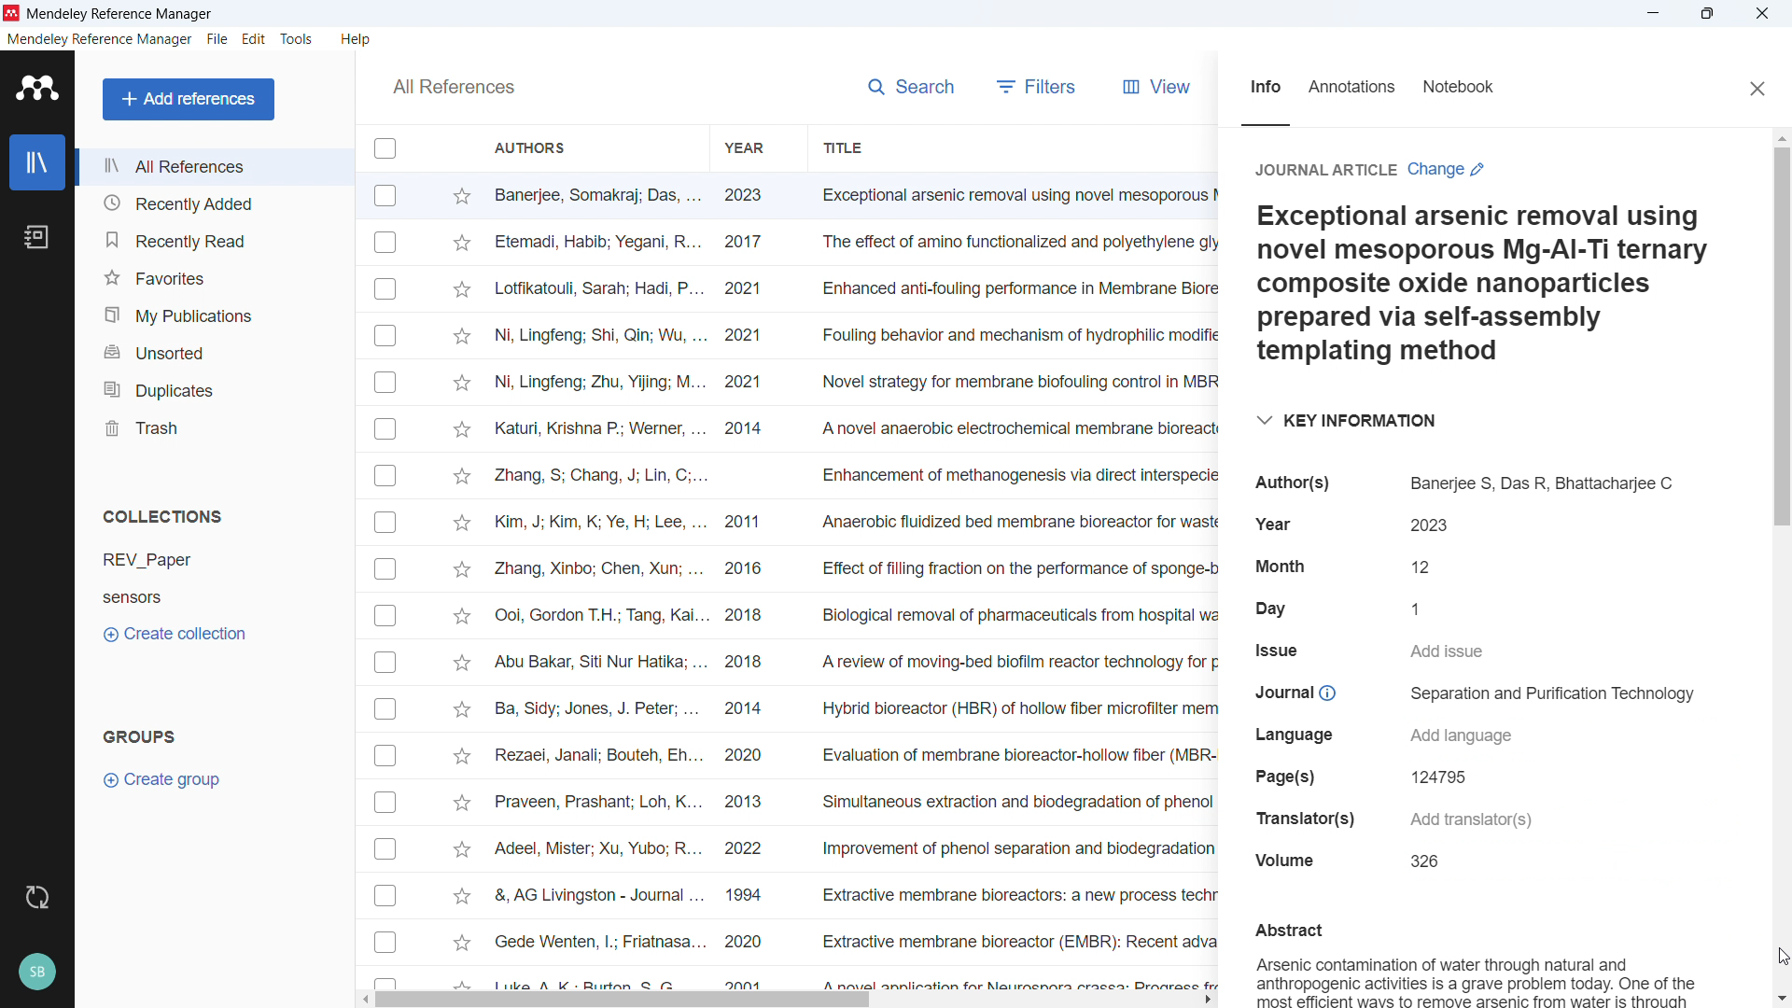  What do you see at coordinates (161, 559) in the screenshot?
I see `rev_paper` at bounding box center [161, 559].